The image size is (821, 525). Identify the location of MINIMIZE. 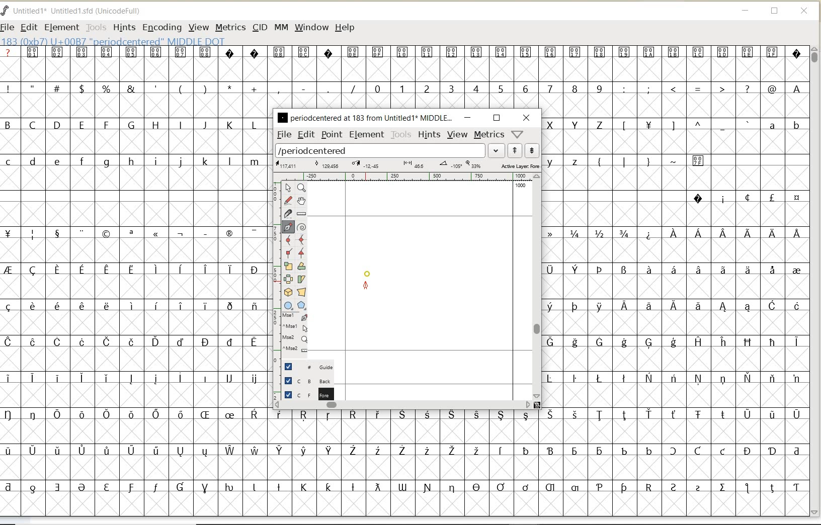
(746, 12).